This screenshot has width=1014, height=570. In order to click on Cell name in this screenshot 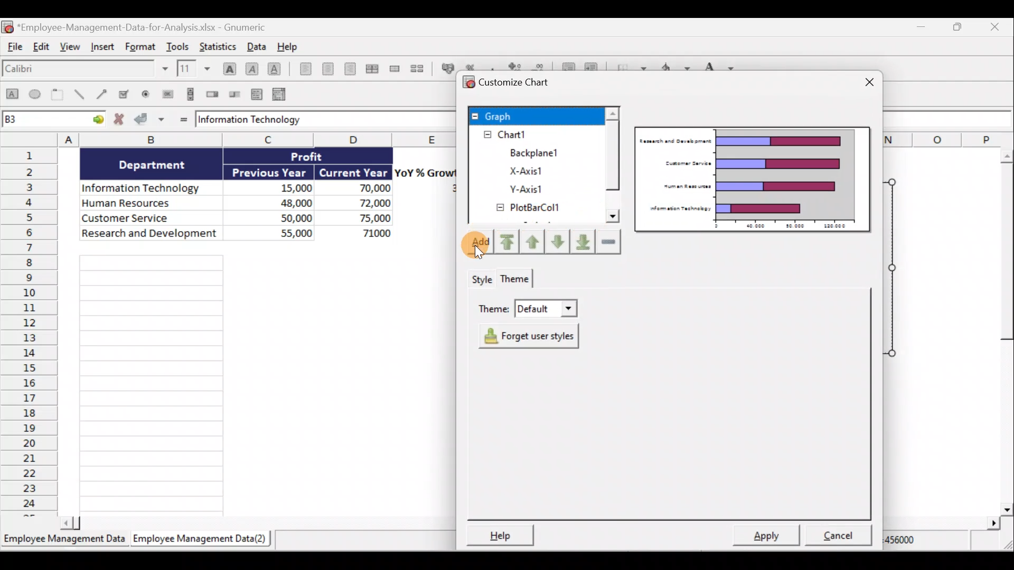, I will do `click(54, 117)`.